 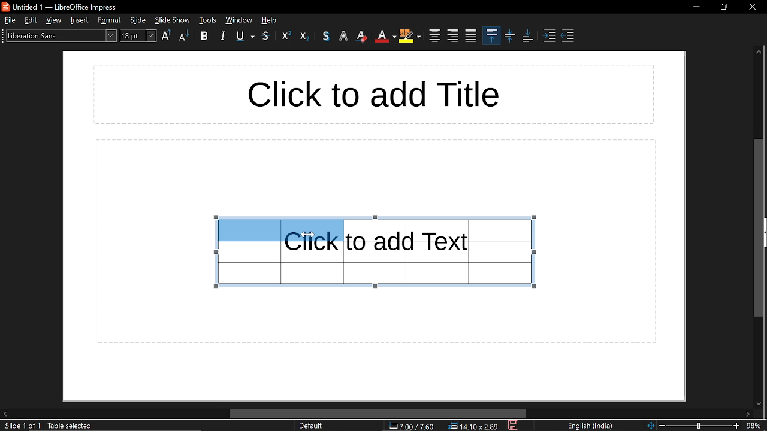 I want to click on move down, so click(x=760, y=403).